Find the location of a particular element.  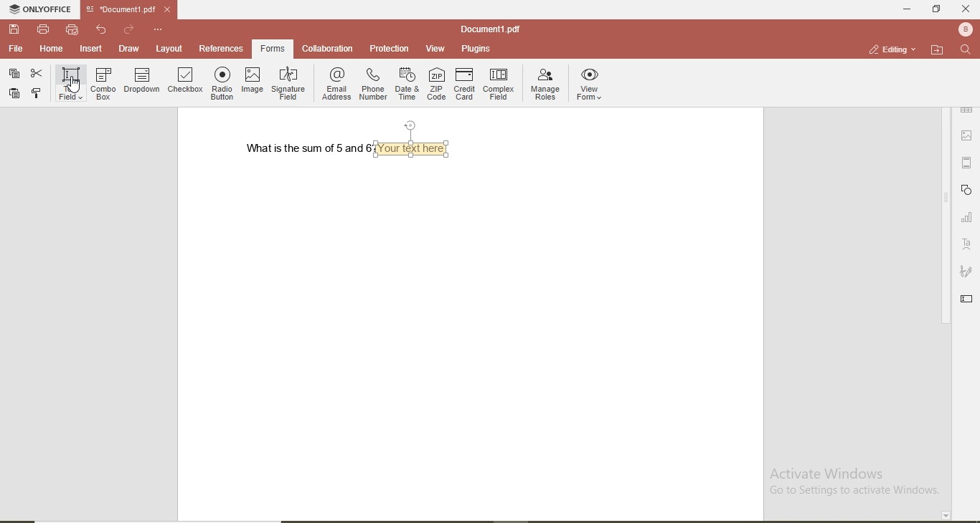

file name is located at coordinates (489, 27).